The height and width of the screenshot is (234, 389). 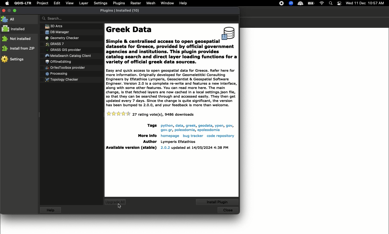 I want to click on Greek data, so click(x=172, y=56).